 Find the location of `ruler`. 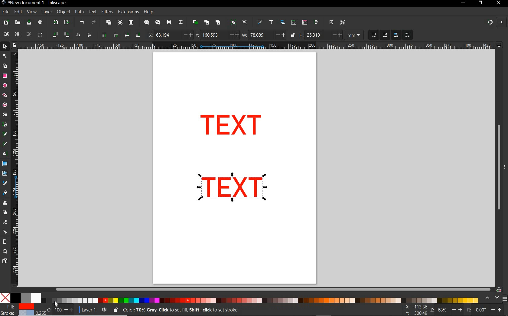

ruler is located at coordinates (257, 46).